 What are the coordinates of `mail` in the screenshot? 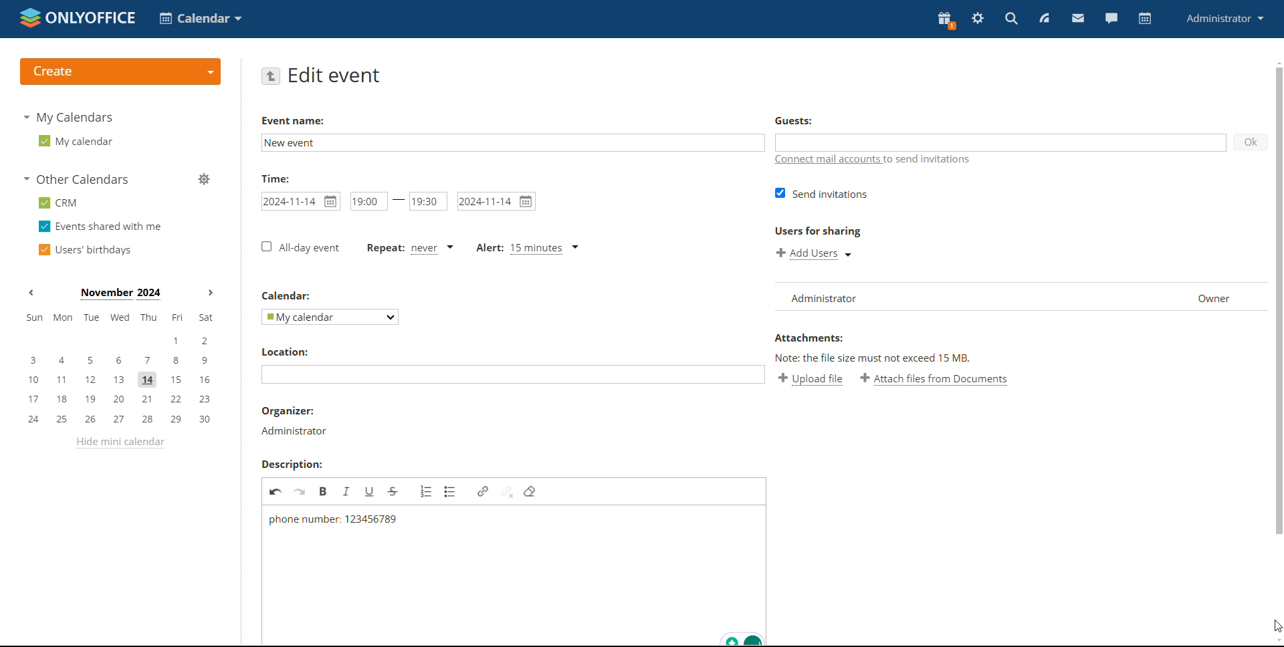 It's located at (1077, 19).